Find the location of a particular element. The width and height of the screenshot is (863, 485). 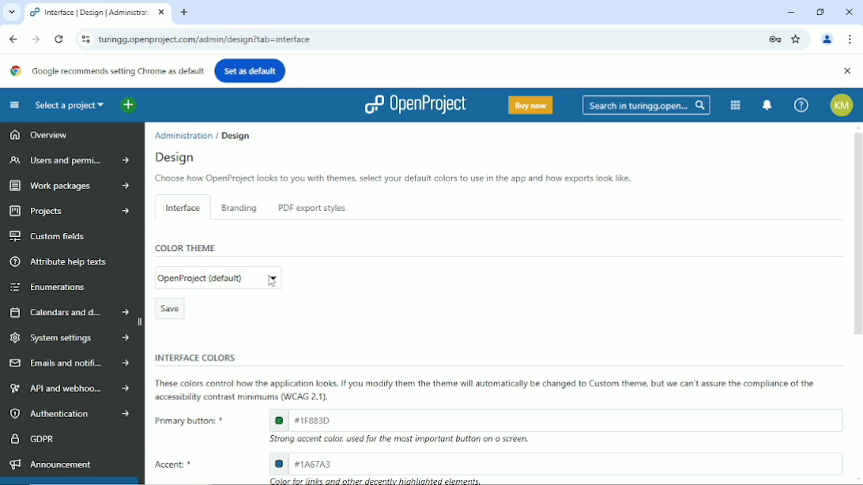

Reload this page is located at coordinates (58, 39).